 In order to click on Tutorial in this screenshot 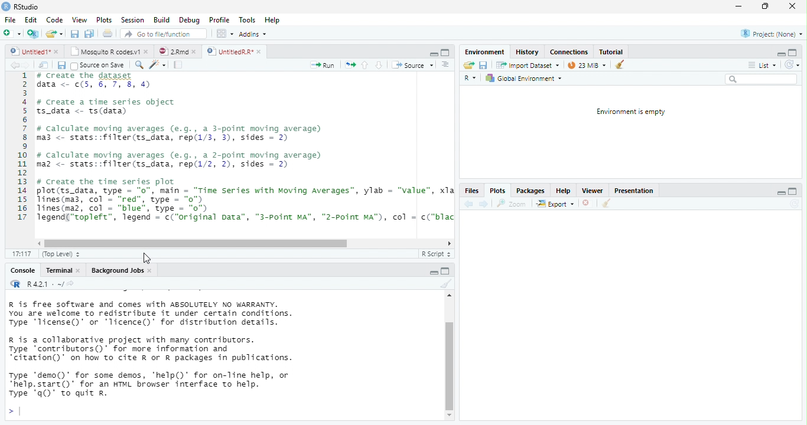, I will do `click(611, 51)`.